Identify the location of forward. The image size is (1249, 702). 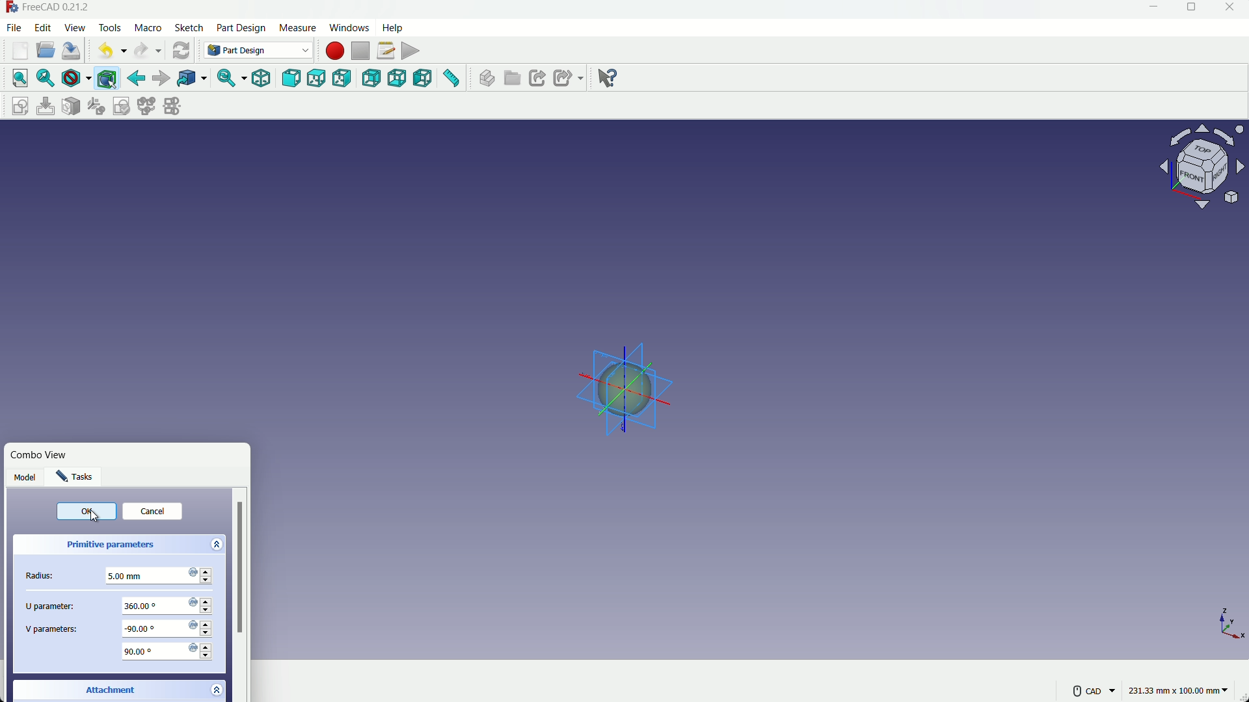
(162, 77).